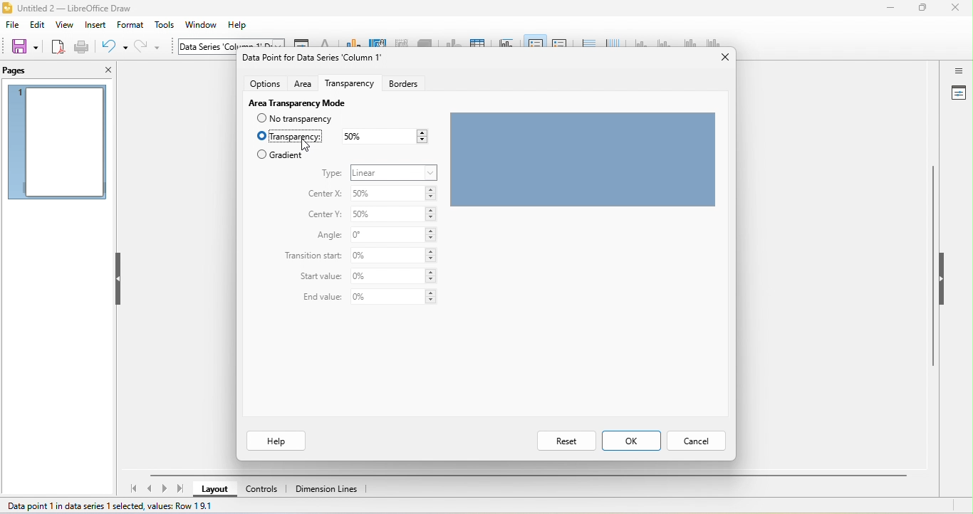 The width and height of the screenshot is (973, 514). I want to click on center y, so click(323, 215).